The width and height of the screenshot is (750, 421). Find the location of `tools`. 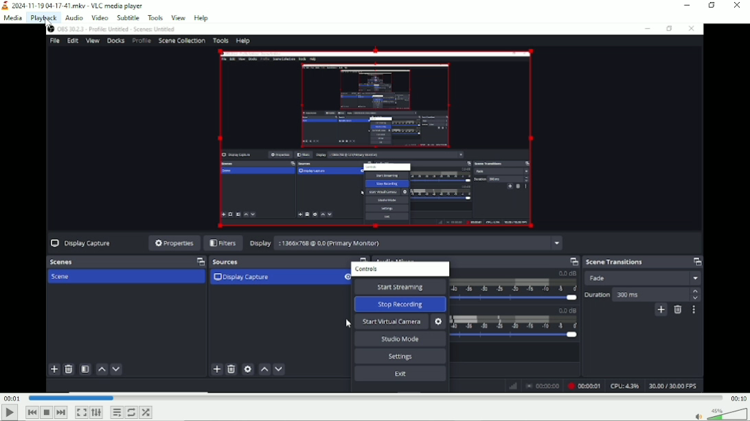

tools is located at coordinates (154, 17).